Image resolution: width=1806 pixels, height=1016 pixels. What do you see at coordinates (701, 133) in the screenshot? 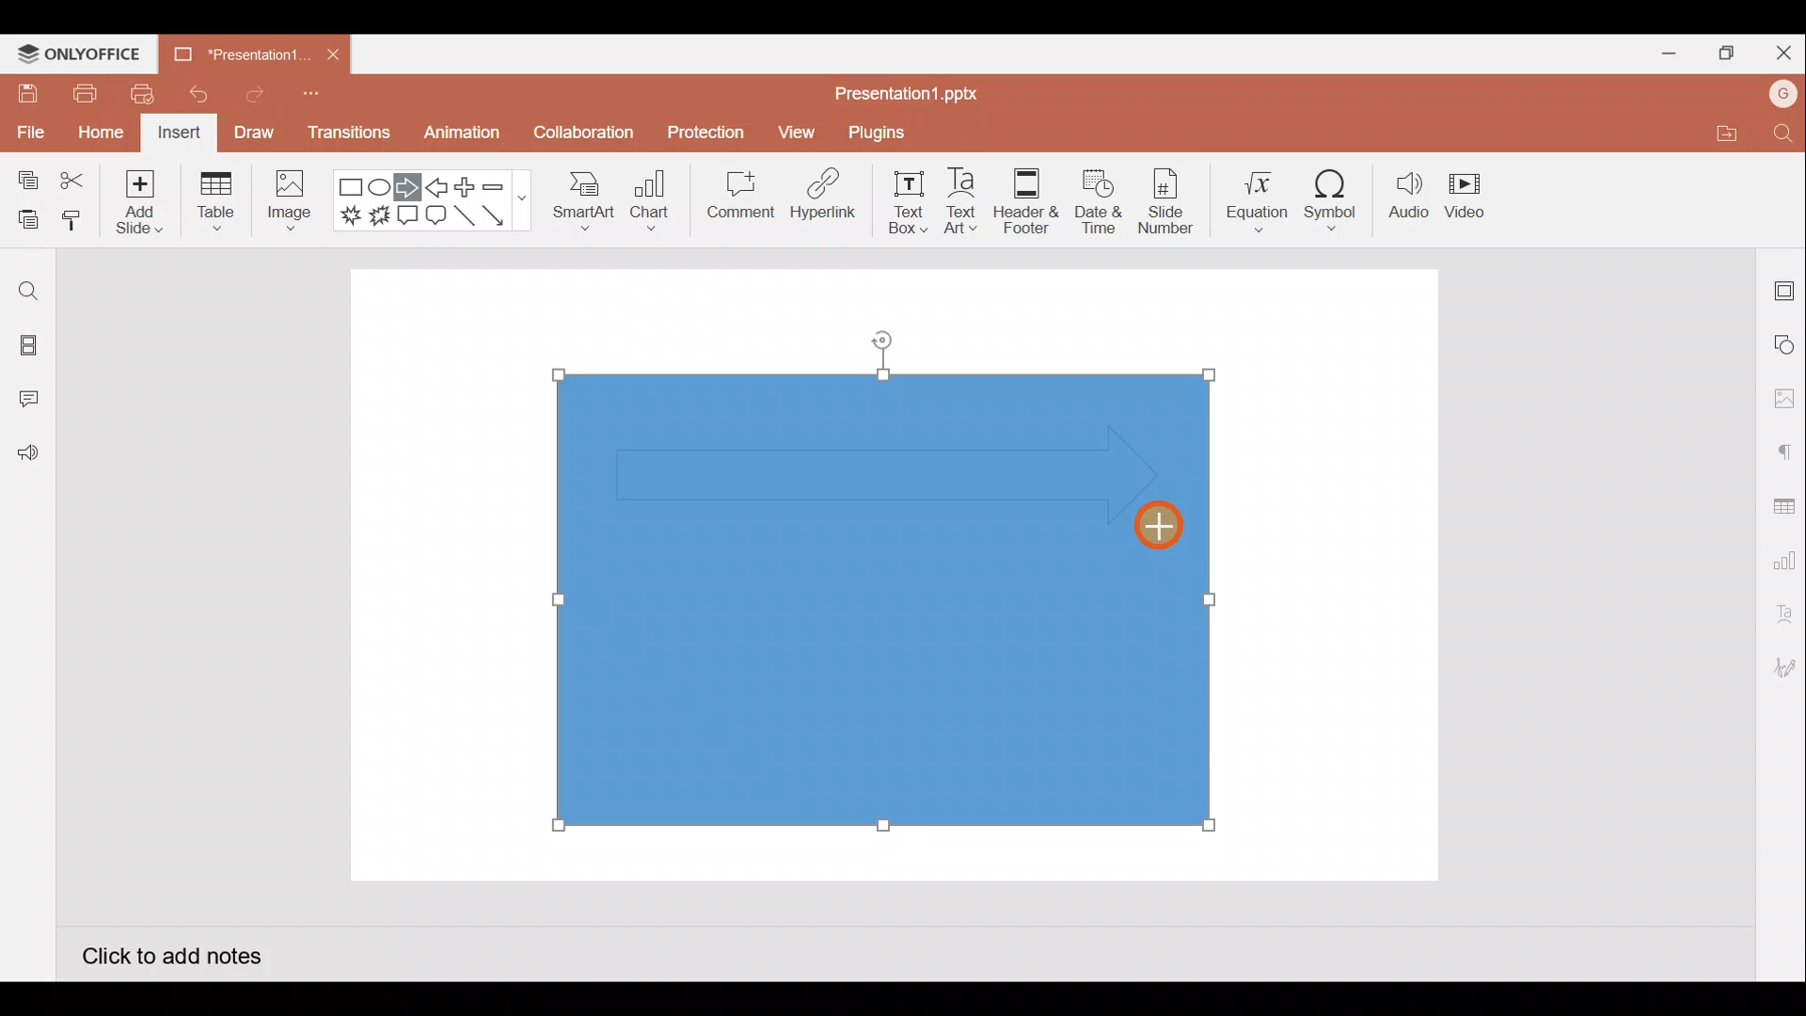
I see `Protection` at bounding box center [701, 133].